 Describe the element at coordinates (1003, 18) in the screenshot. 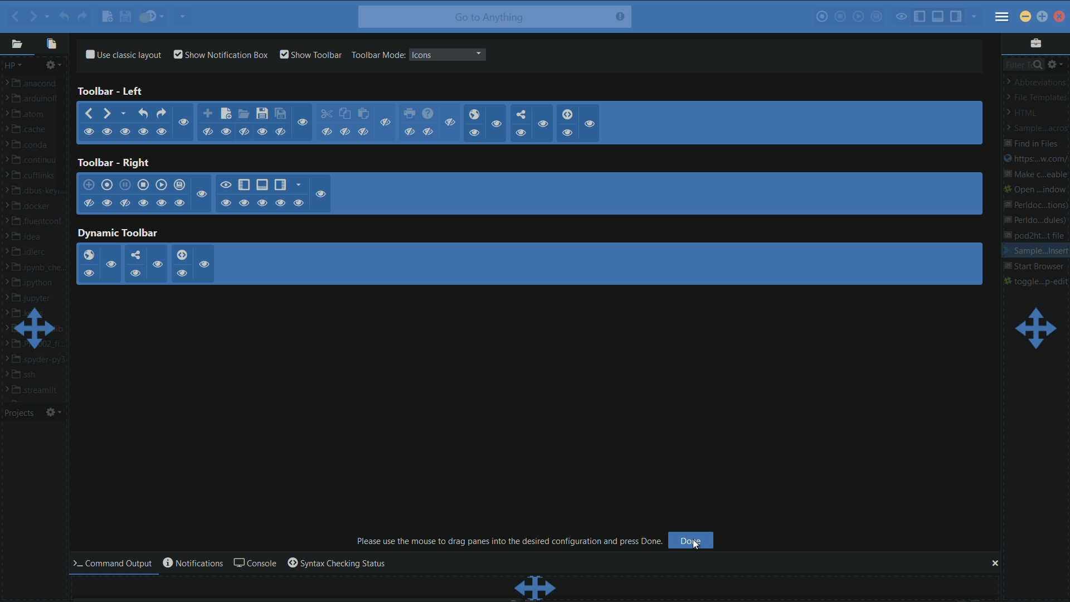

I see `menu` at that location.